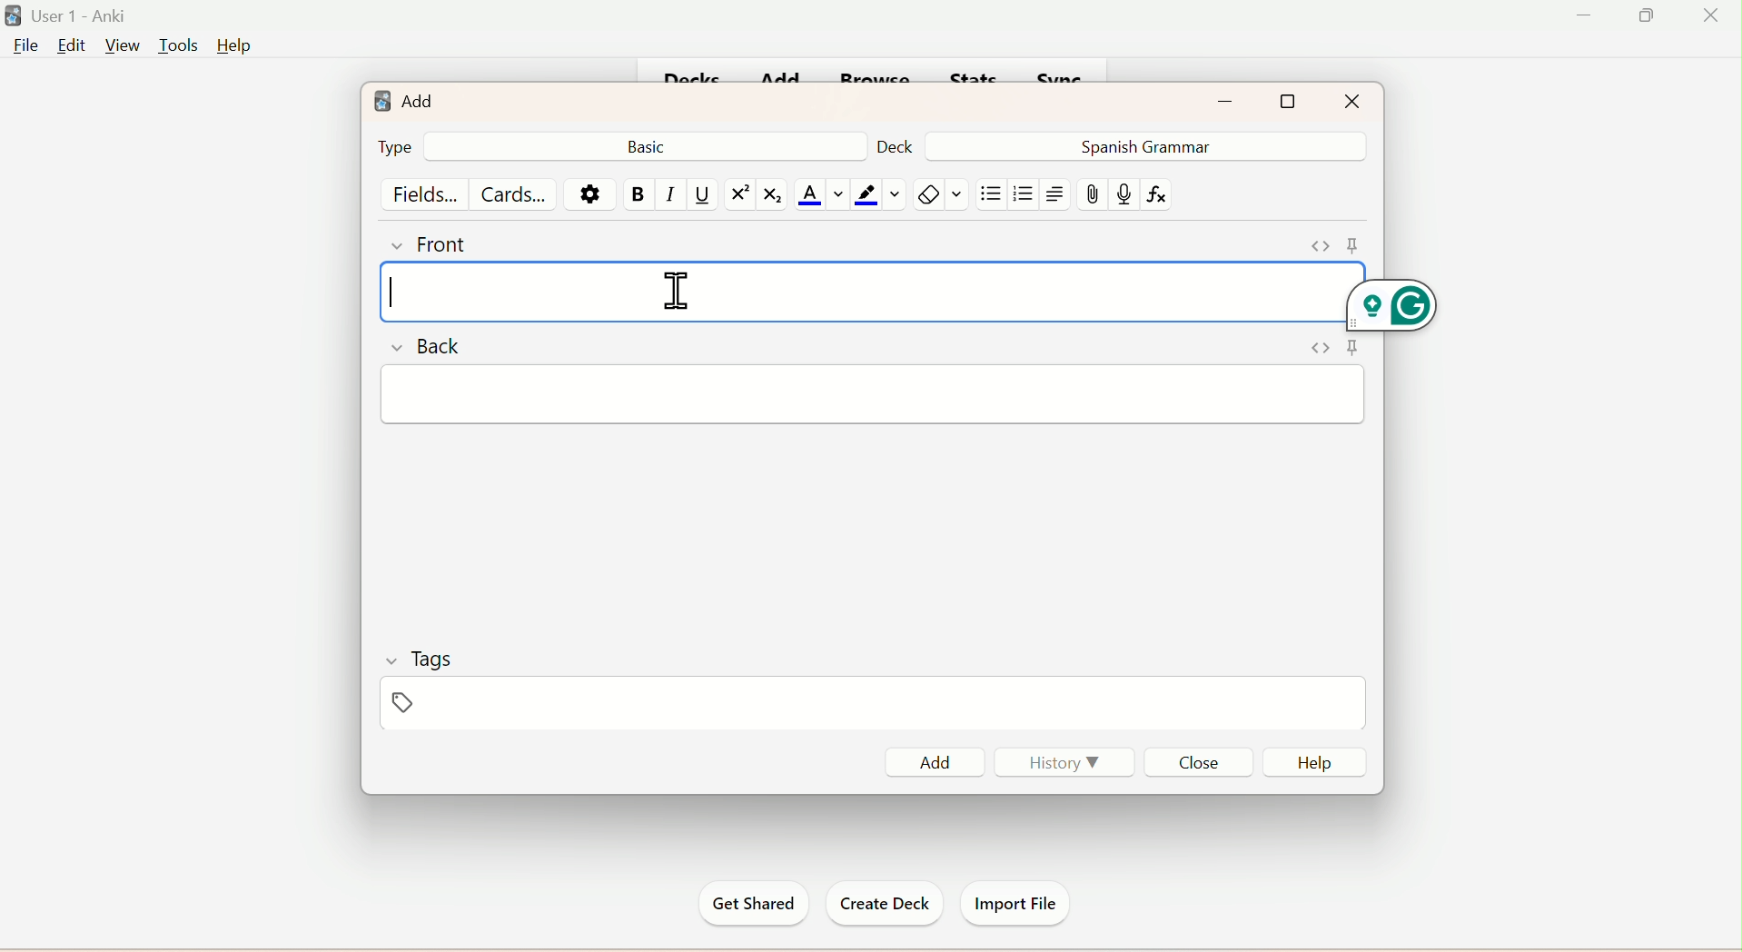  What do you see at coordinates (1312, 762) in the screenshot?
I see `Help` at bounding box center [1312, 762].